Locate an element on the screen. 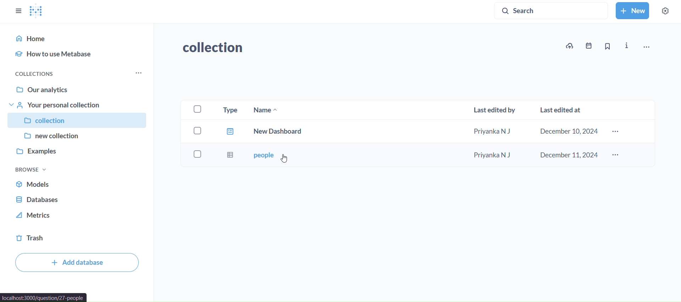 This screenshot has width=681, height=302. Priyanka N J is located at coordinates (493, 132).